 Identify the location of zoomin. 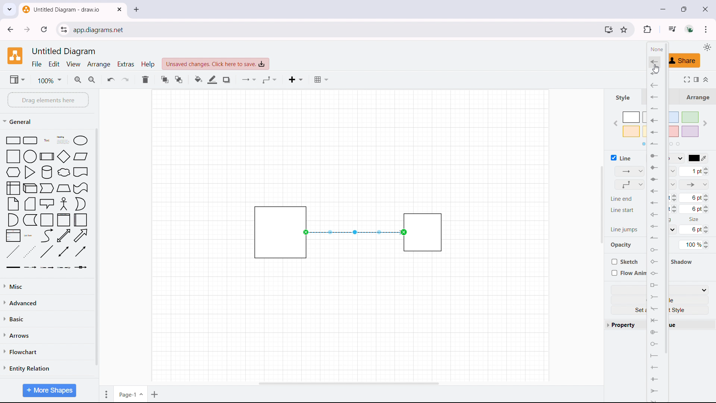
(78, 79).